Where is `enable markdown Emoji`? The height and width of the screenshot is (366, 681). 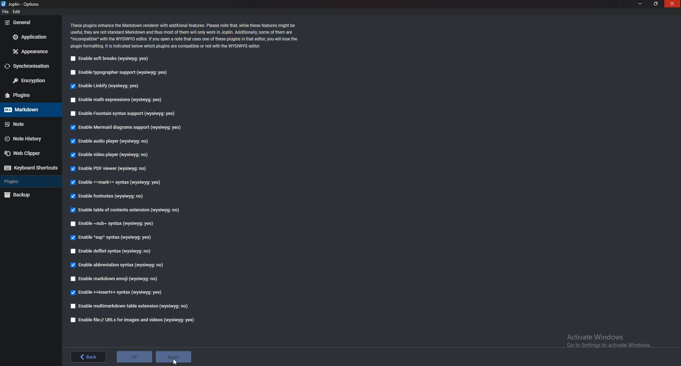 enable markdown Emoji is located at coordinates (115, 279).